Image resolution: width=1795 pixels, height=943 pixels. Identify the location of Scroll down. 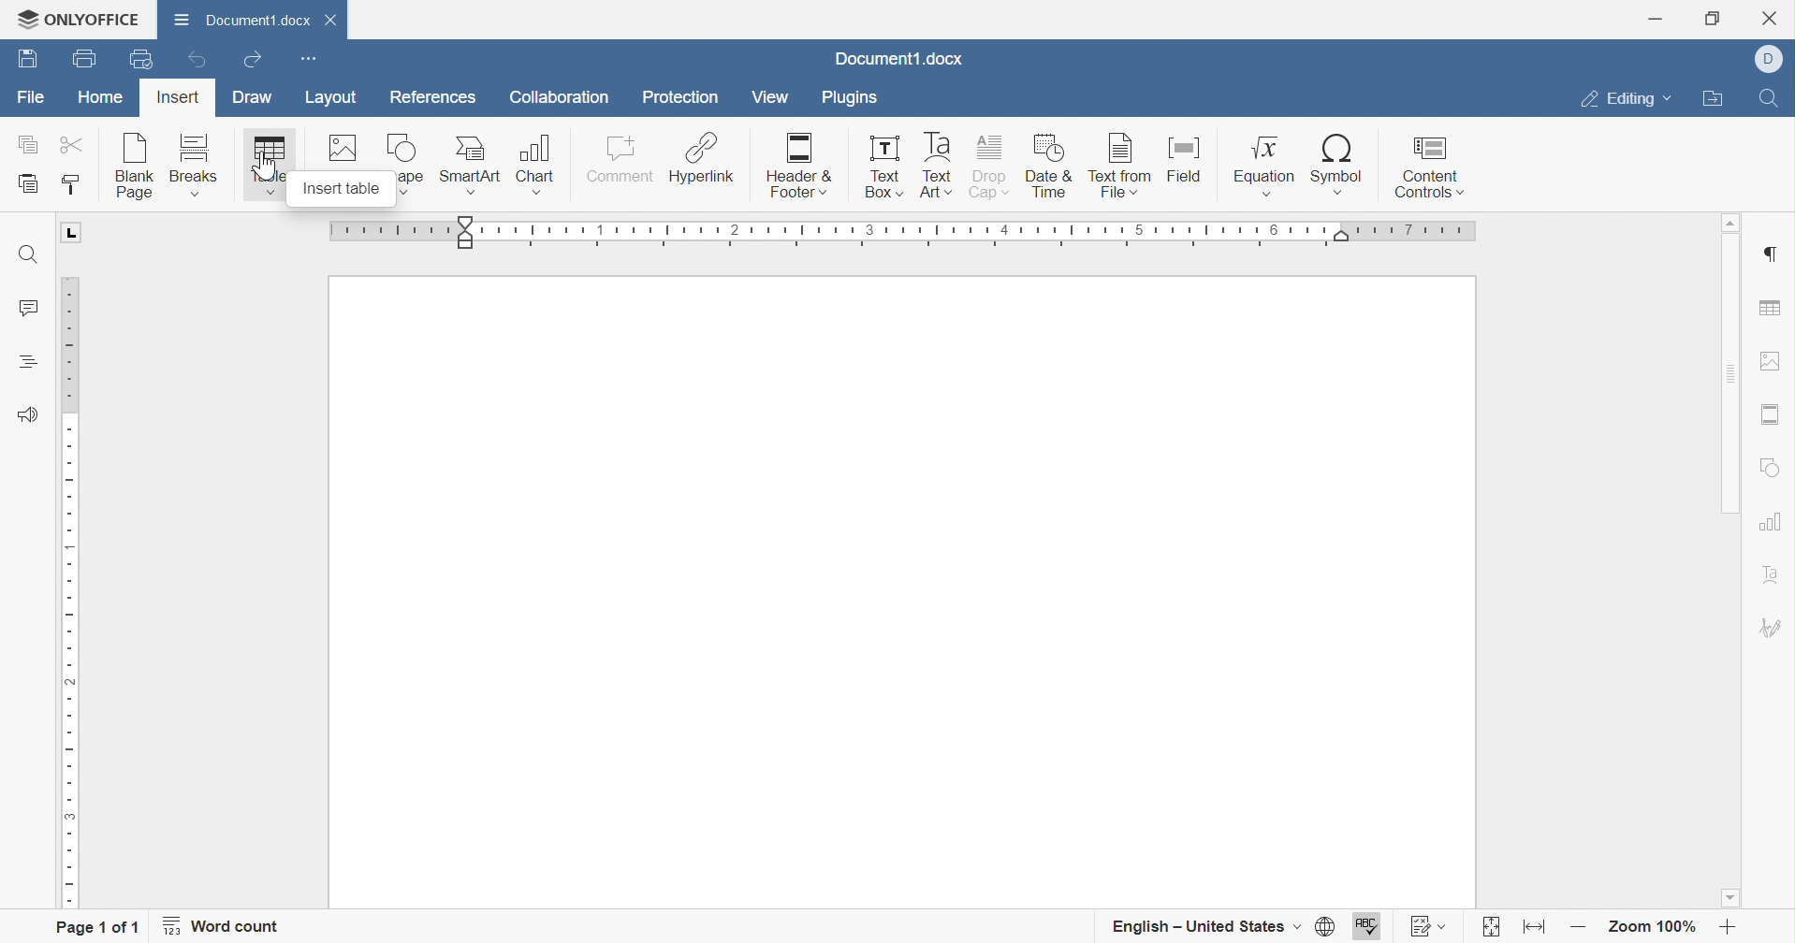
(1730, 899).